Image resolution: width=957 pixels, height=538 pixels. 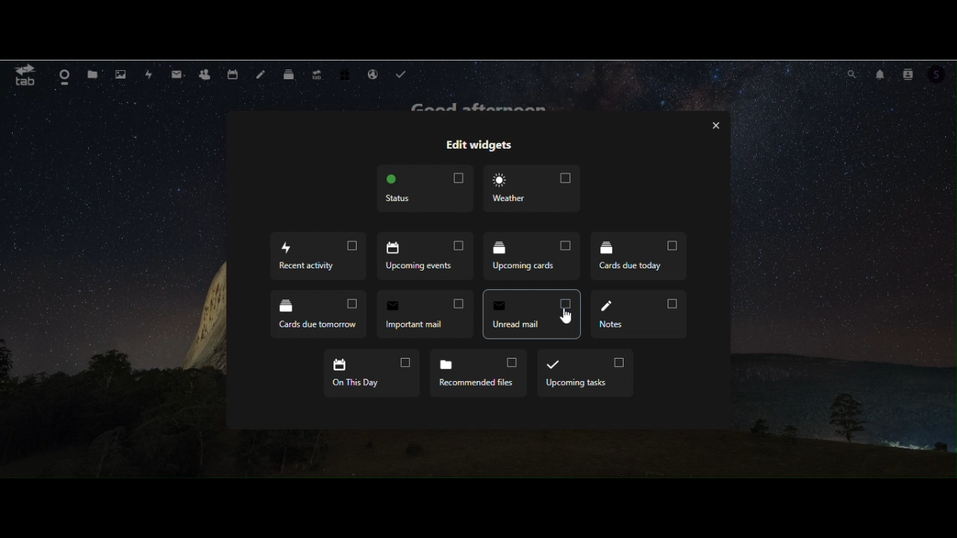 I want to click on calendar, so click(x=232, y=74).